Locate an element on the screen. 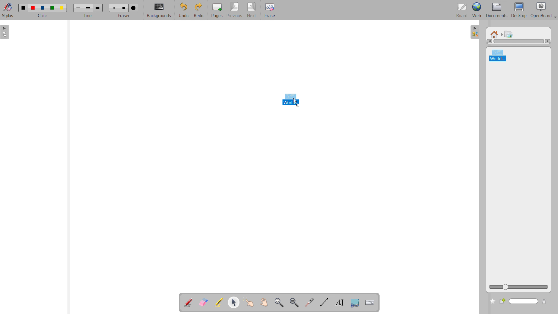 This screenshot has height=314, width=558. next page is located at coordinates (252, 10).